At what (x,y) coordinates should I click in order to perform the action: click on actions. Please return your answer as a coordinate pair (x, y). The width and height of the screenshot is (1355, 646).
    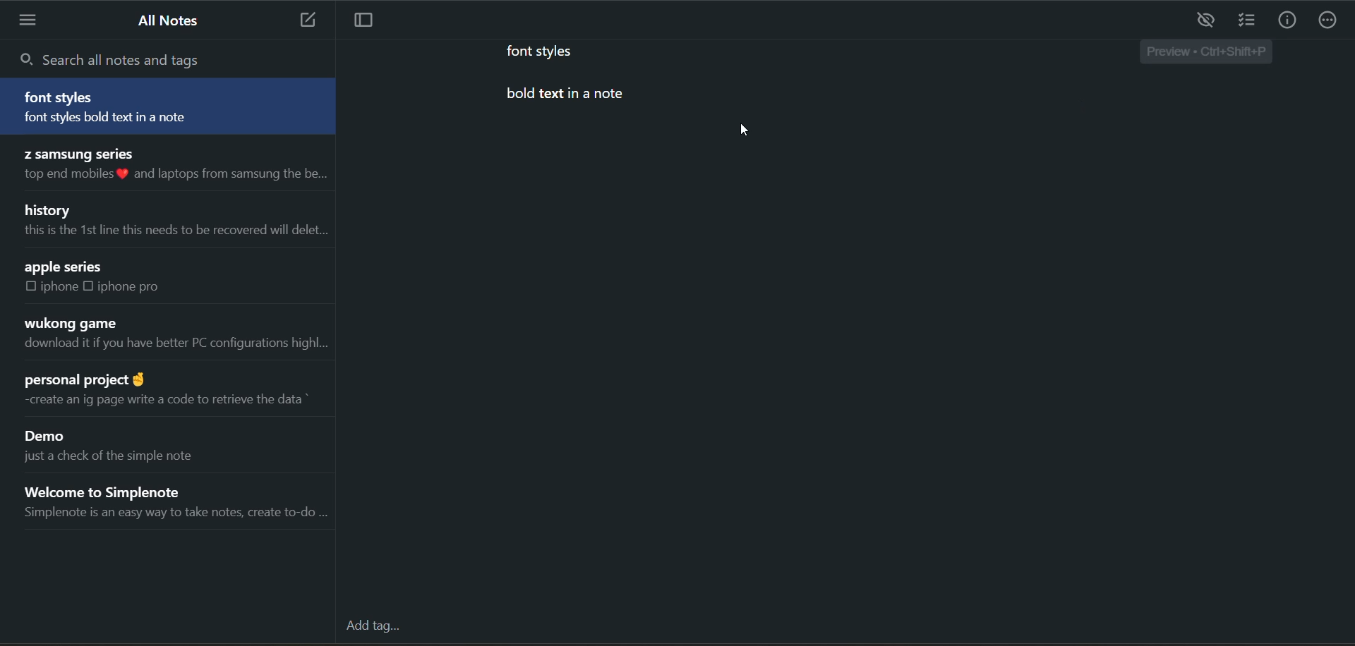
    Looking at the image, I should click on (1328, 23).